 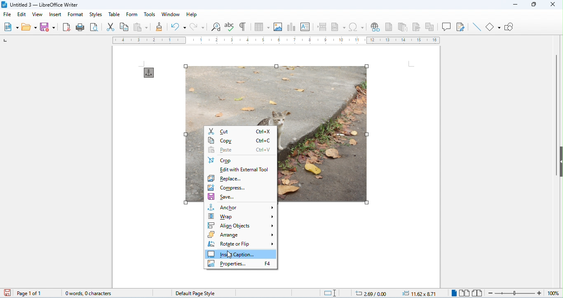 What do you see at coordinates (555, 114) in the screenshot?
I see `vertical scroll bar` at bounding box center [555, 114].